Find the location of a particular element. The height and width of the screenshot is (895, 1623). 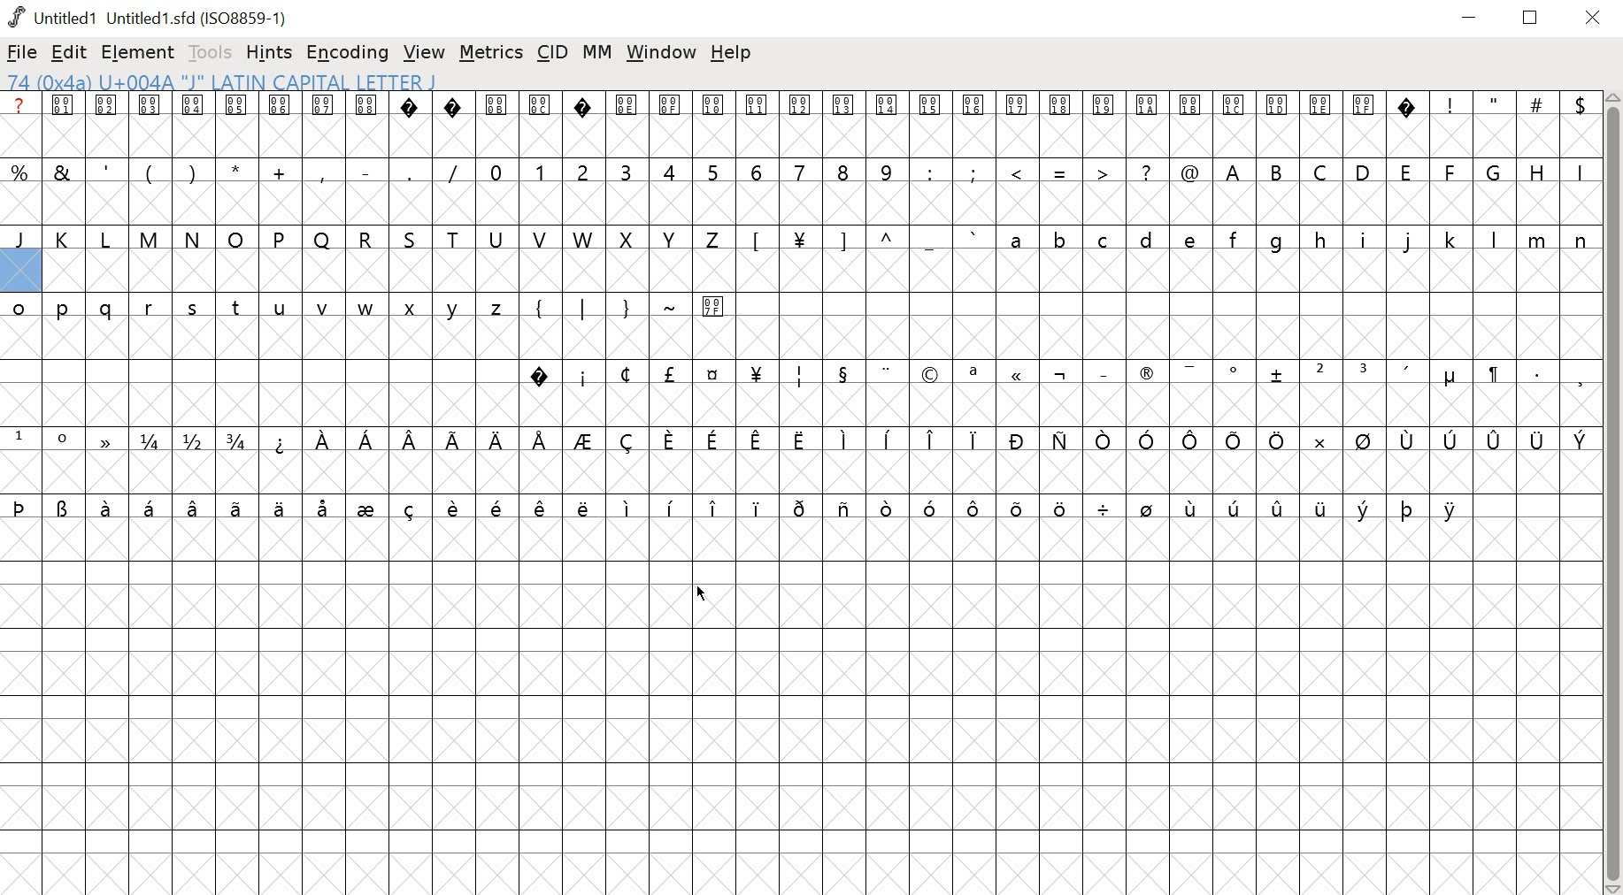

CID is located at coordinates (553, 51).